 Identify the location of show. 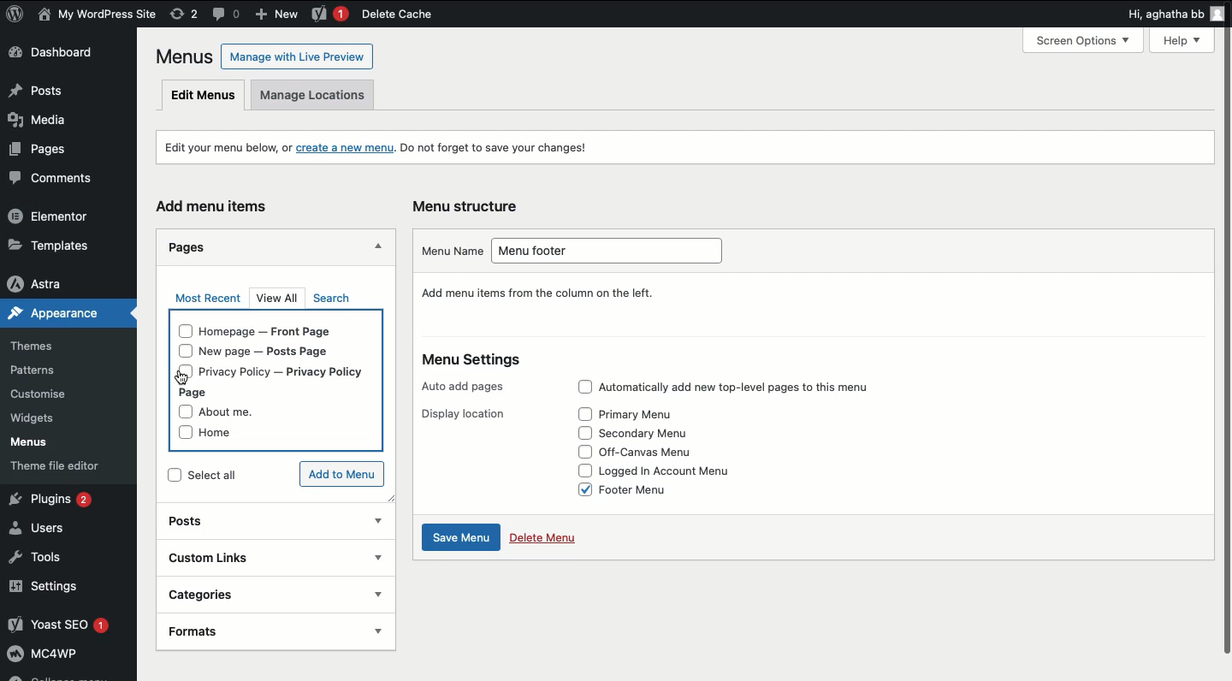
(377, 631).